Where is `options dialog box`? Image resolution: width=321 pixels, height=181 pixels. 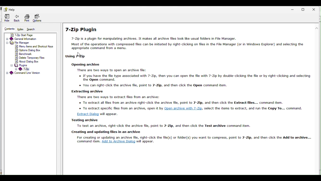 options dialog box is located at coordinates (33, 50).